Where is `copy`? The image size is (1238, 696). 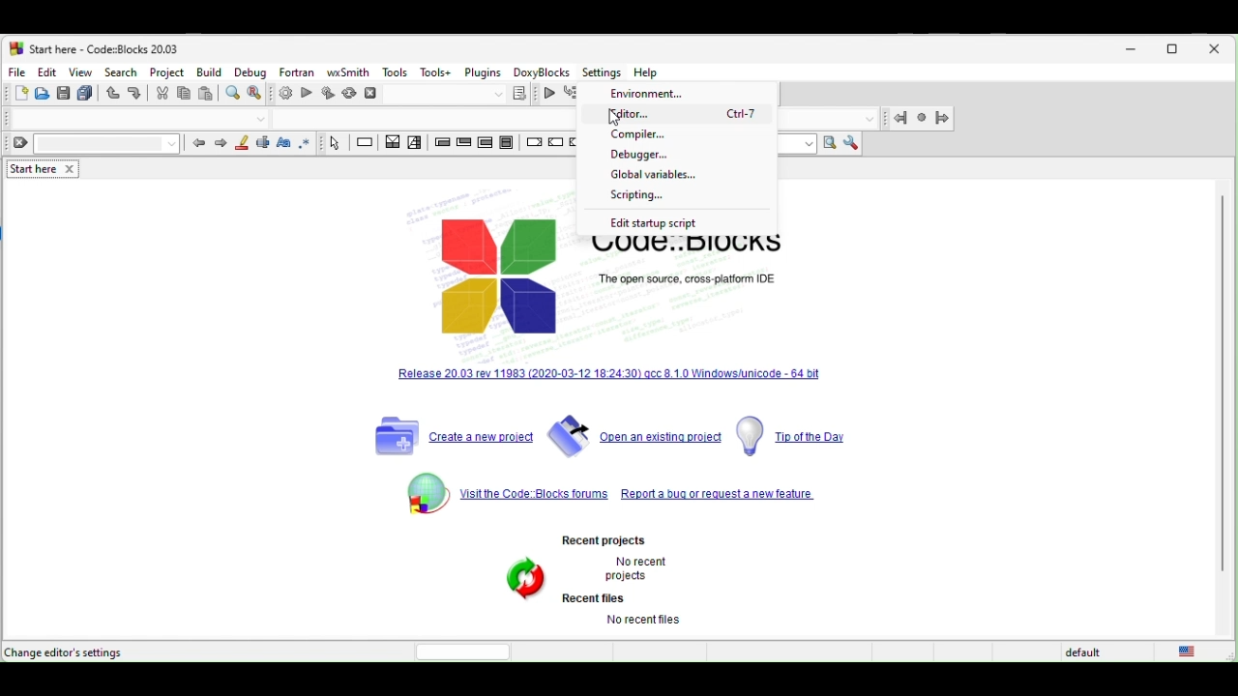
copy is located at coordinates (185, 95).